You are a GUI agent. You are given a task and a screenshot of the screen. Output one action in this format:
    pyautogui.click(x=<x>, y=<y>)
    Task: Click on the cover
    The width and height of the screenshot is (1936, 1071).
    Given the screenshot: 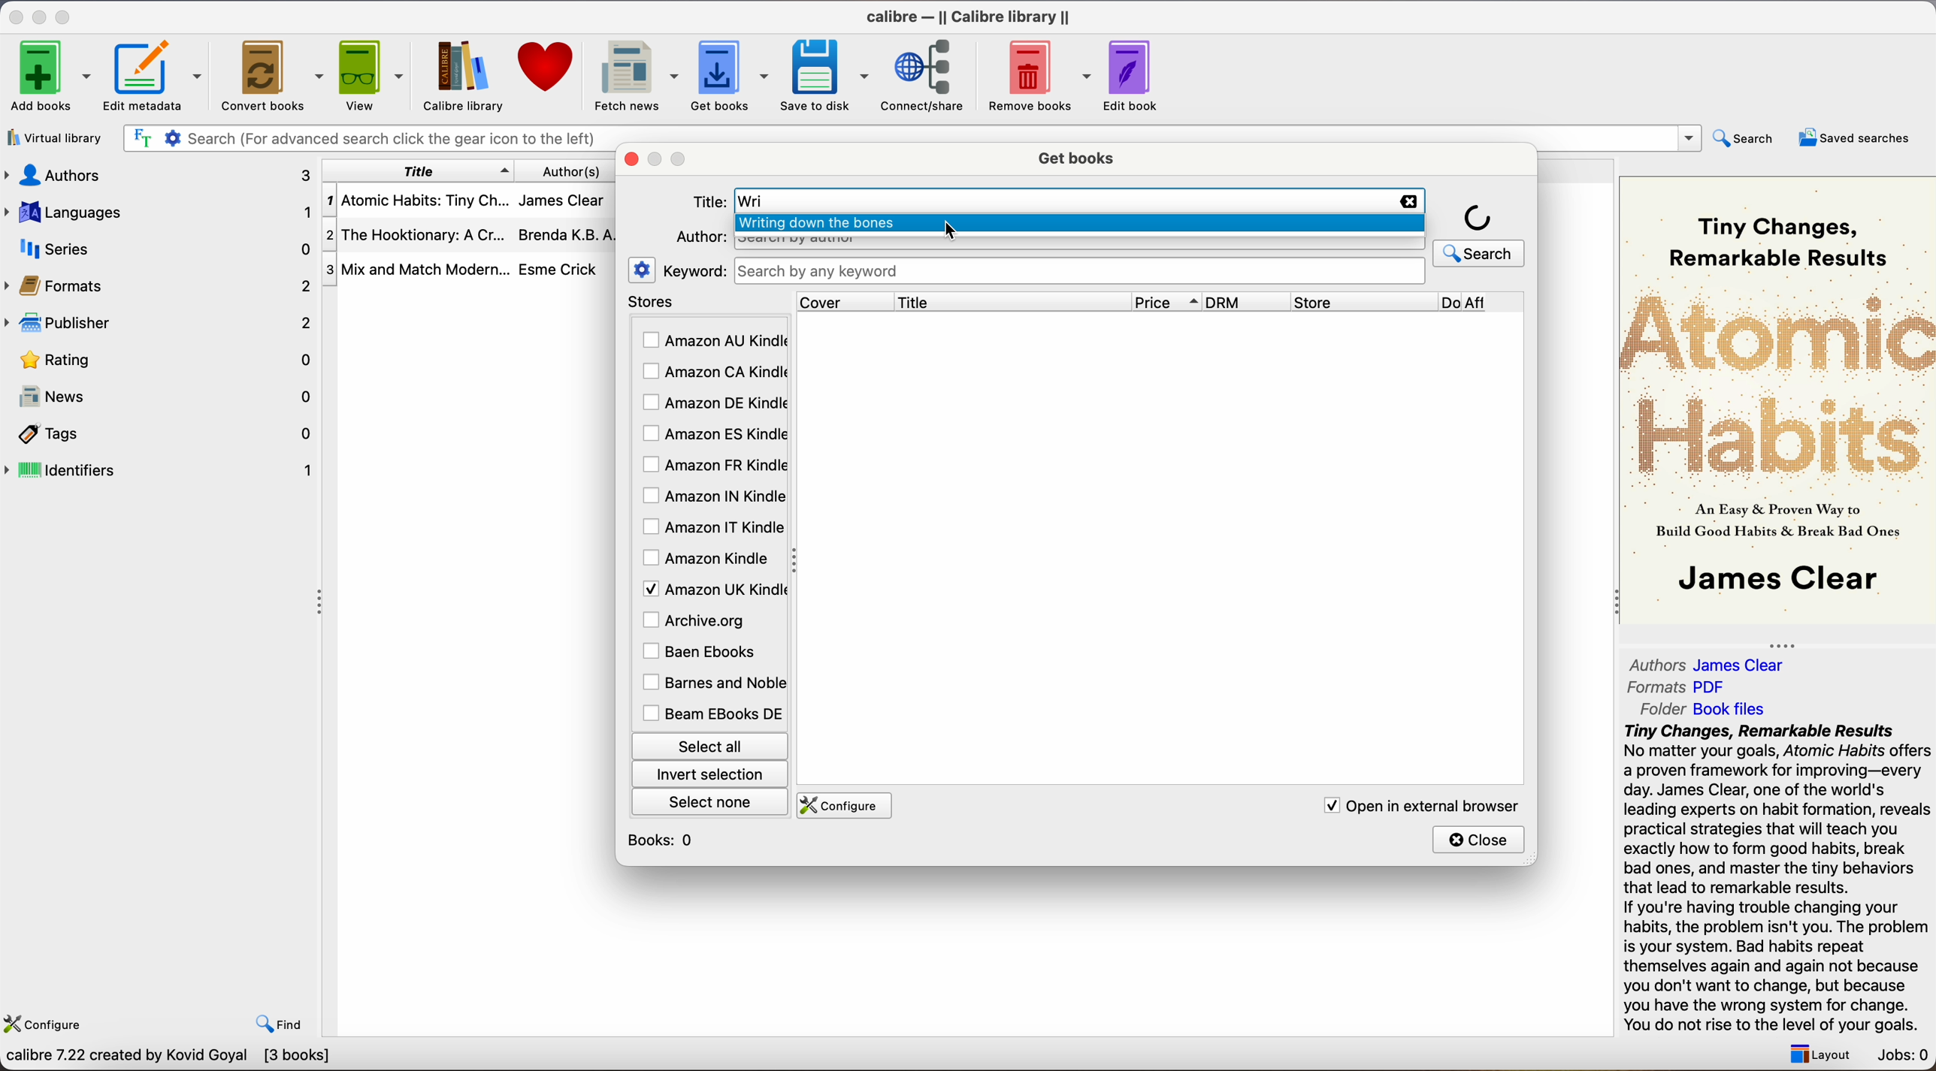 What is the action you would take?
    pyautogui.click(x=845, y=301)
    